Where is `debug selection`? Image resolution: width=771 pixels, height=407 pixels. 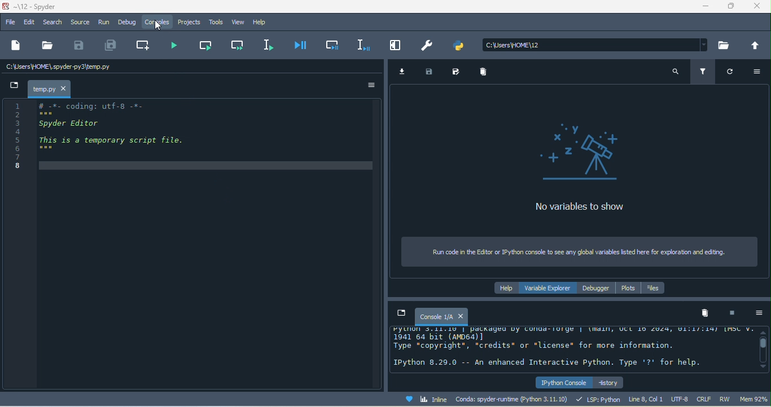
debug selection is located at coordinates (364, 46).